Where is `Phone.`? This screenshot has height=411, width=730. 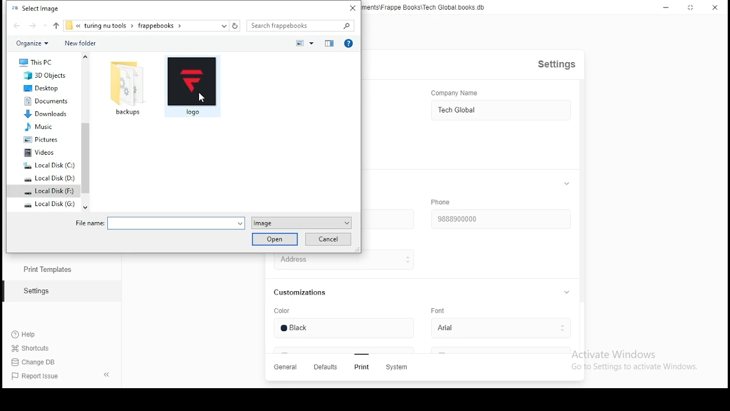
Phone. is located at coordinates (445, 202).